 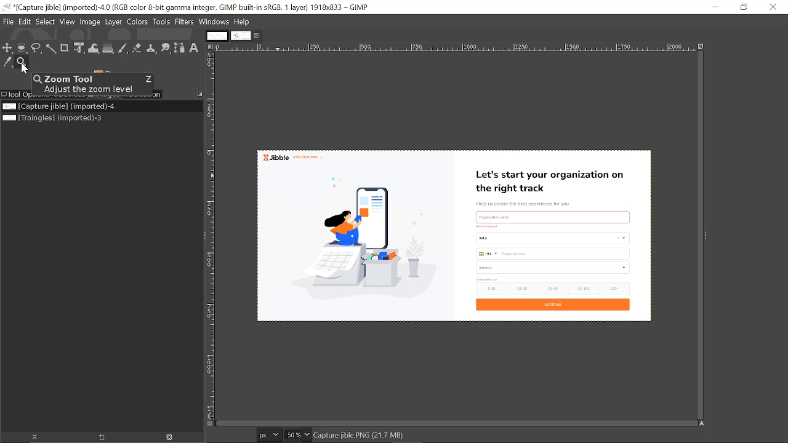 I want to click on zoom tool popup, so click(x=93, y=84).